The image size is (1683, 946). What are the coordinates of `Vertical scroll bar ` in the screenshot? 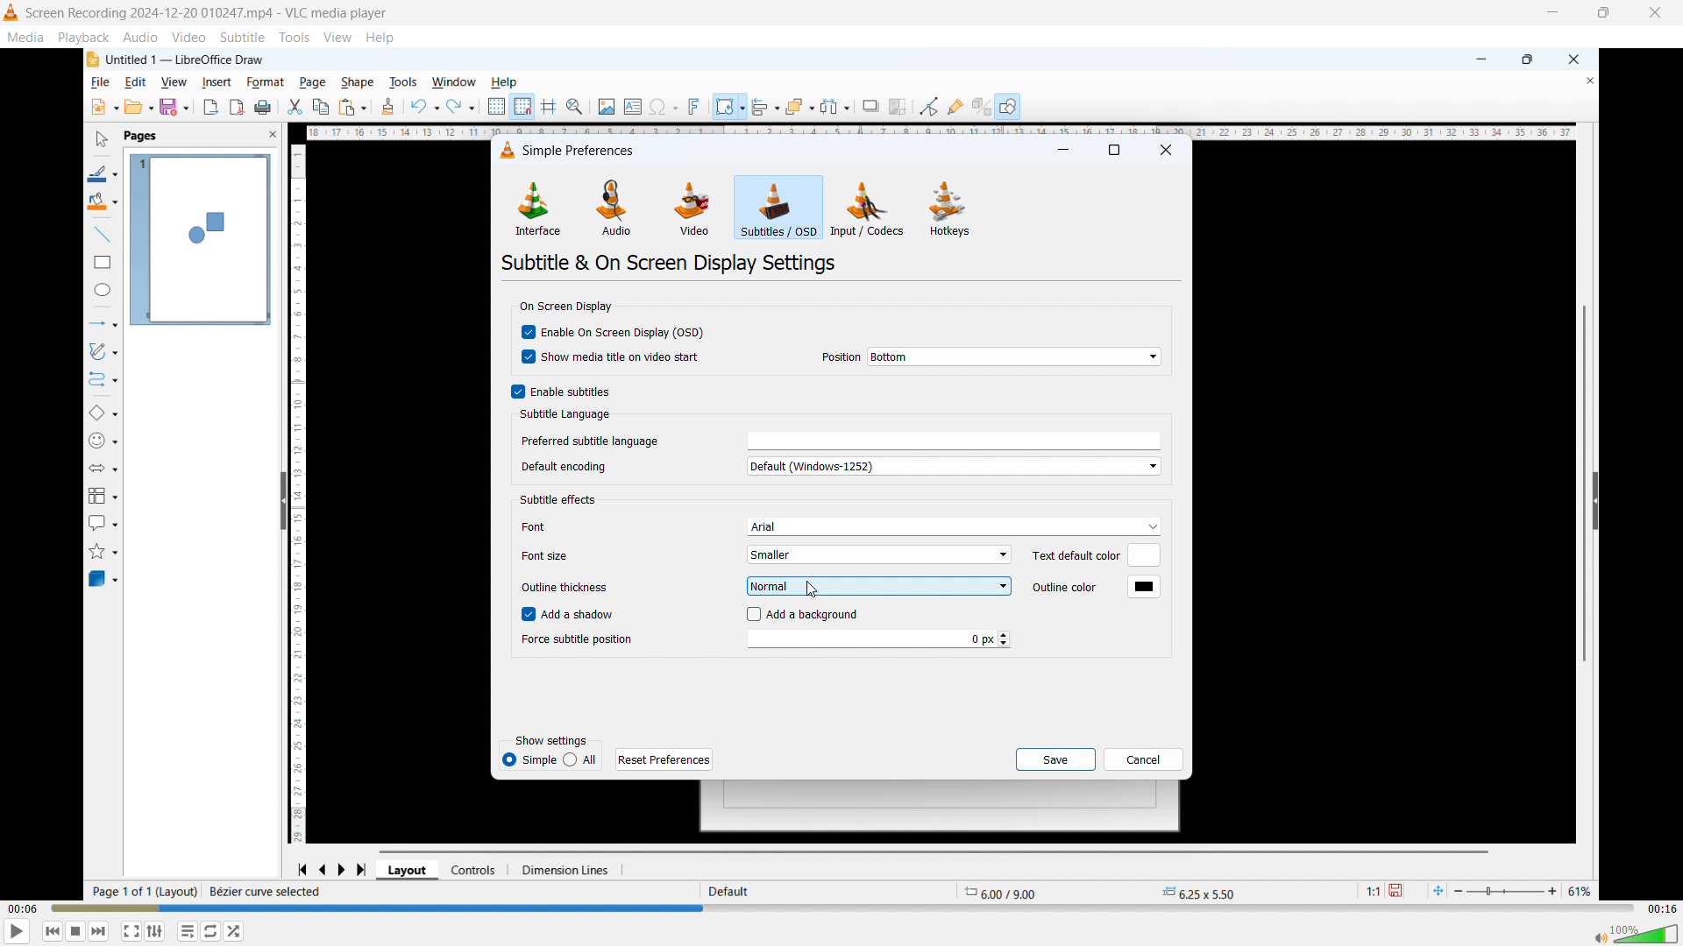 It's located at (1172, 449).